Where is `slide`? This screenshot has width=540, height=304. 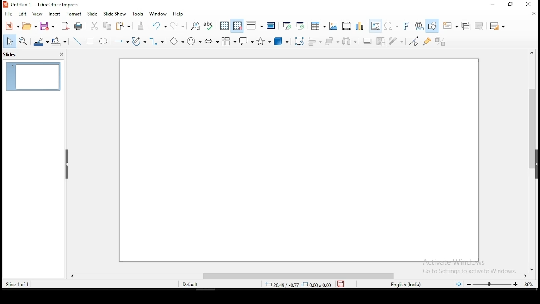 slide is located at coordinates (299, 160).